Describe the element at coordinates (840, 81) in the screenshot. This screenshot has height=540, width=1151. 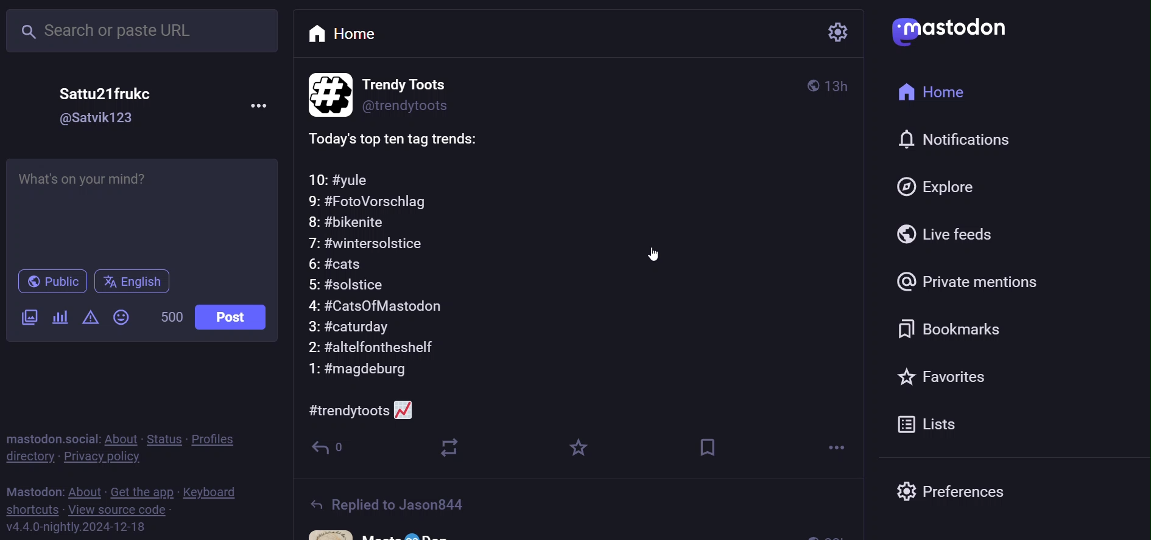
I see `13h` at that location.